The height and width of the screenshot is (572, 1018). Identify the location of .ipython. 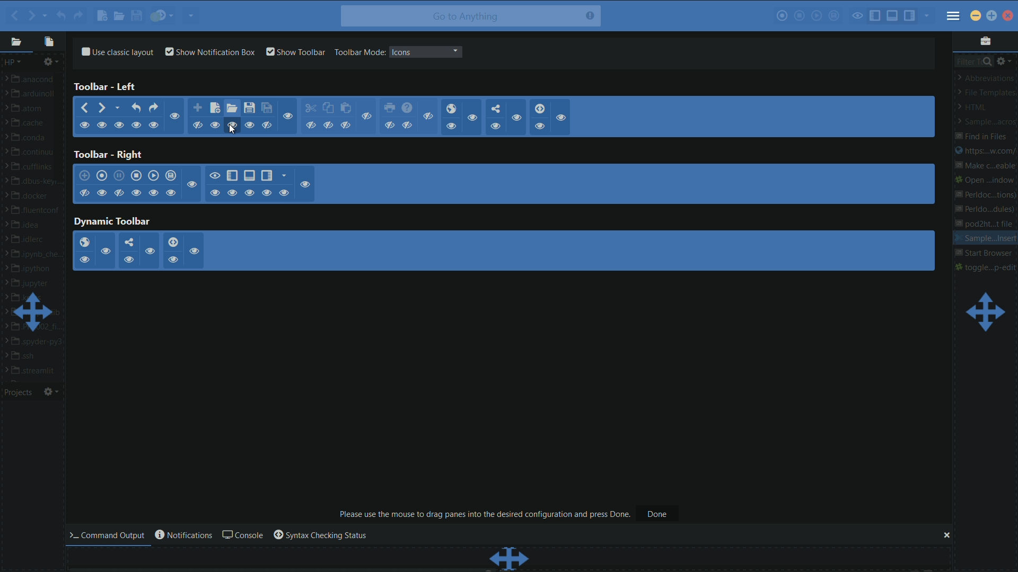
(34, 269).